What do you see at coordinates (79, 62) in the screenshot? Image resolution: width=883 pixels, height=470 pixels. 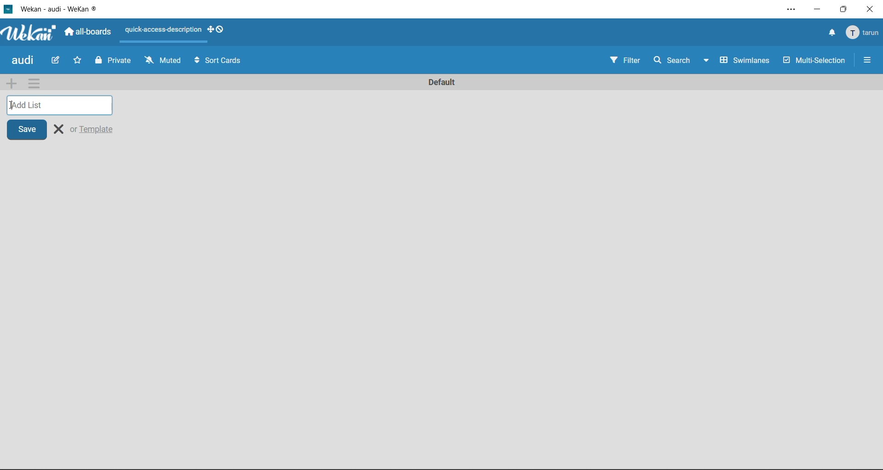 I see `Favorite` at bounding box center [79, 62].